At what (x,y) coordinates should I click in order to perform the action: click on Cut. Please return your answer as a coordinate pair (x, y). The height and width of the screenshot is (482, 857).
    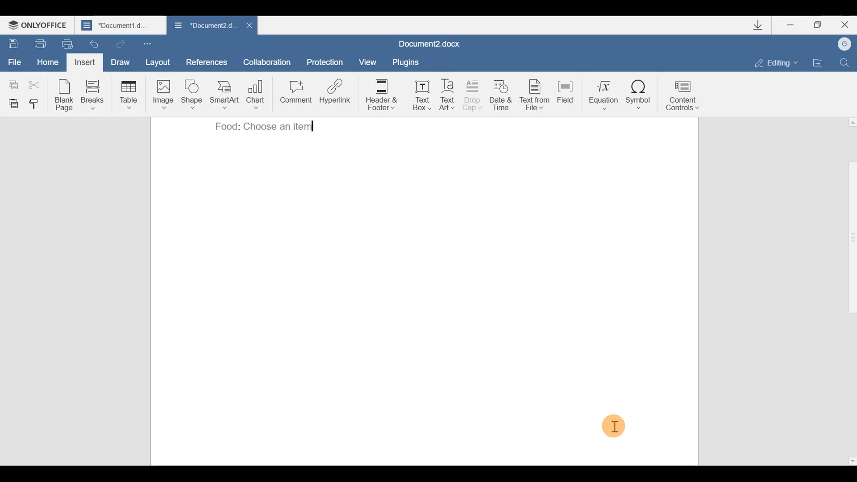
    Looking at the image, I should click on (37, 85).